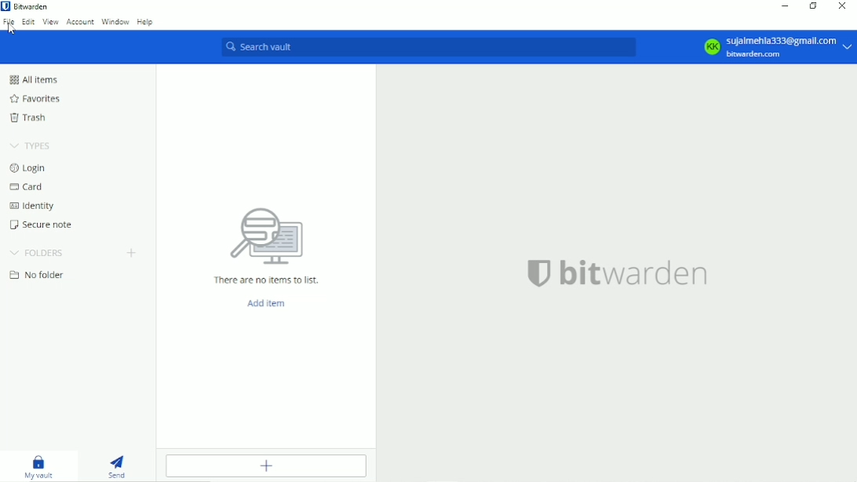  I want to click on There are no items to list., so click(264, 244).